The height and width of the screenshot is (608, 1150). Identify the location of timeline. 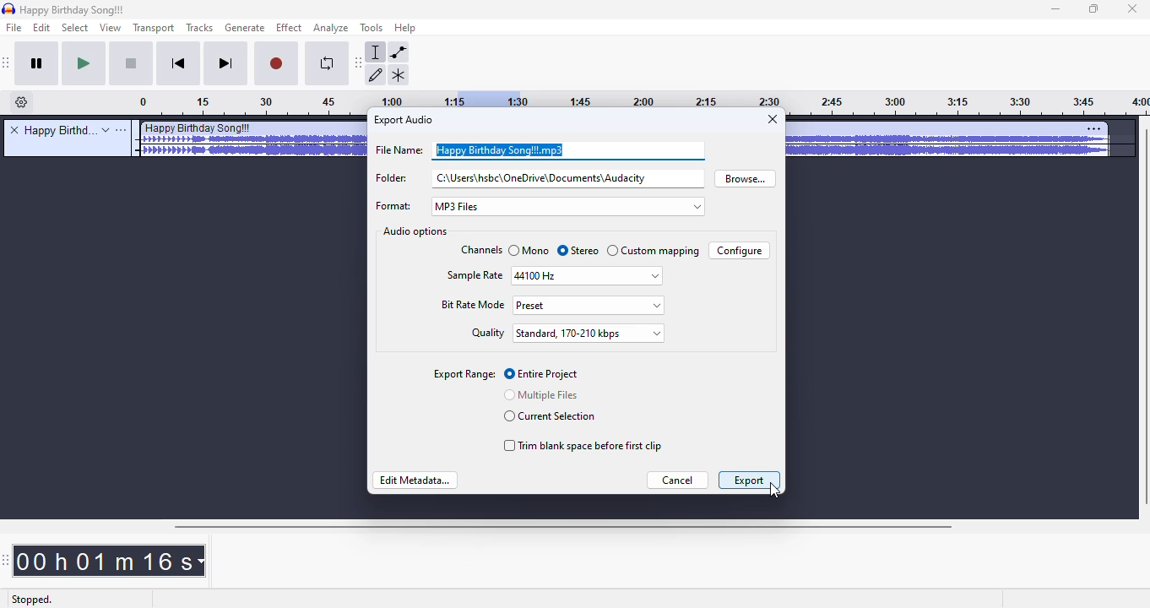
(968, 105).